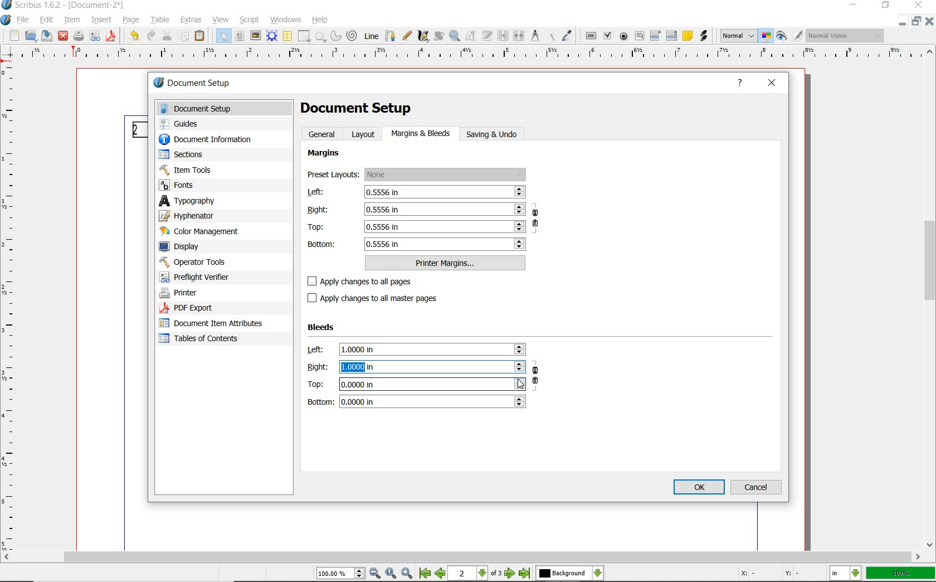  What do you see at coordinates (255, 36) in the screenshot?
I see `image frame` at bounding box center [255, 36].